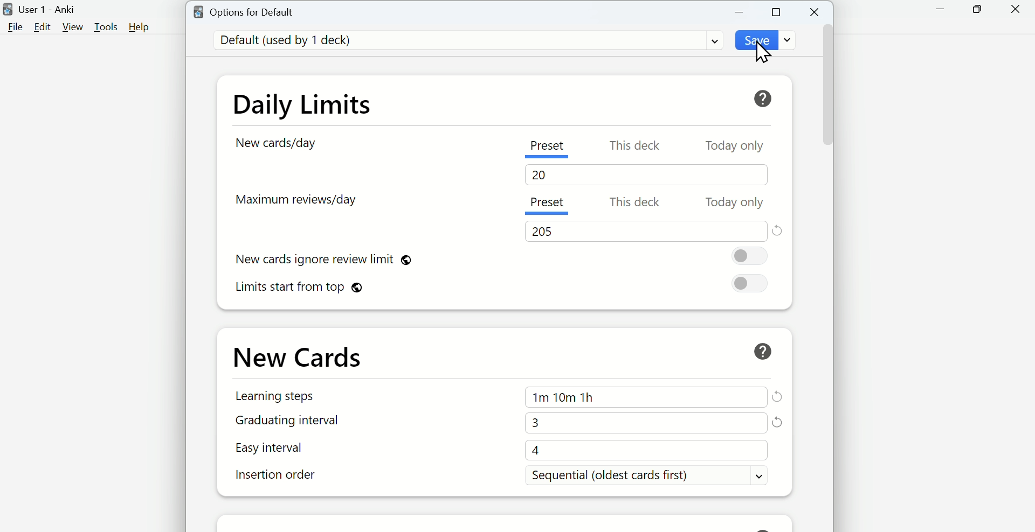 The height and width of the screenshot is (532, 1035). What do you see at coordinates (637, 146) in the screenshot?
I see `This deck` at bounding box center [637, 146].